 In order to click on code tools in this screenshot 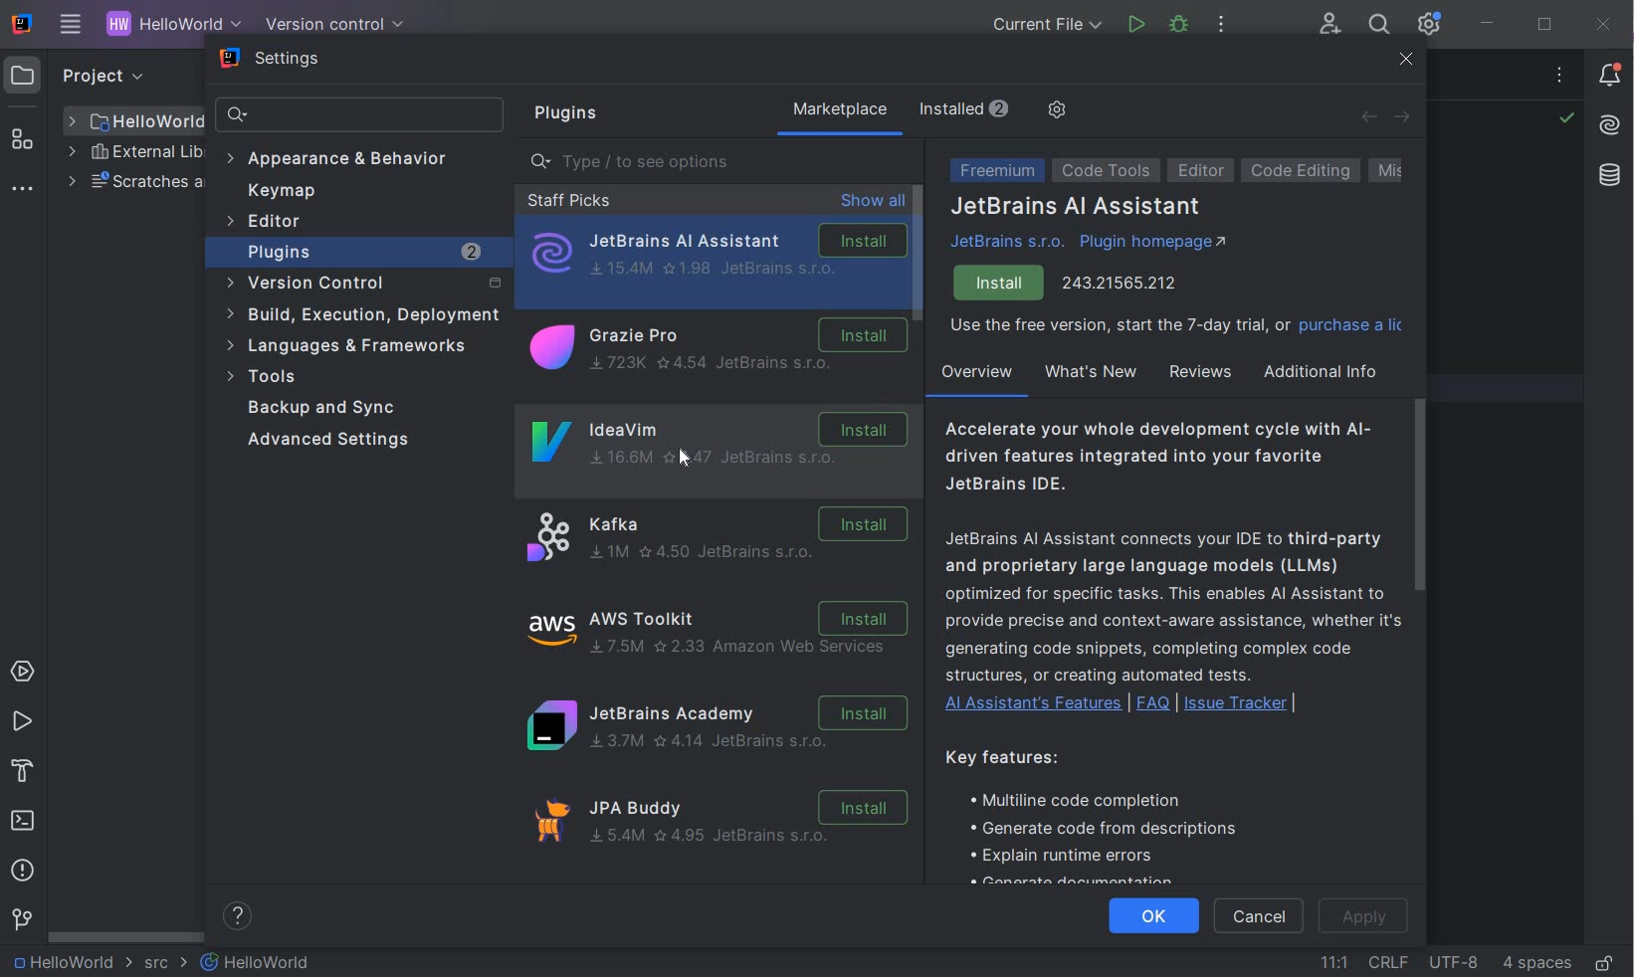, I will do `click(1107, 173)`.